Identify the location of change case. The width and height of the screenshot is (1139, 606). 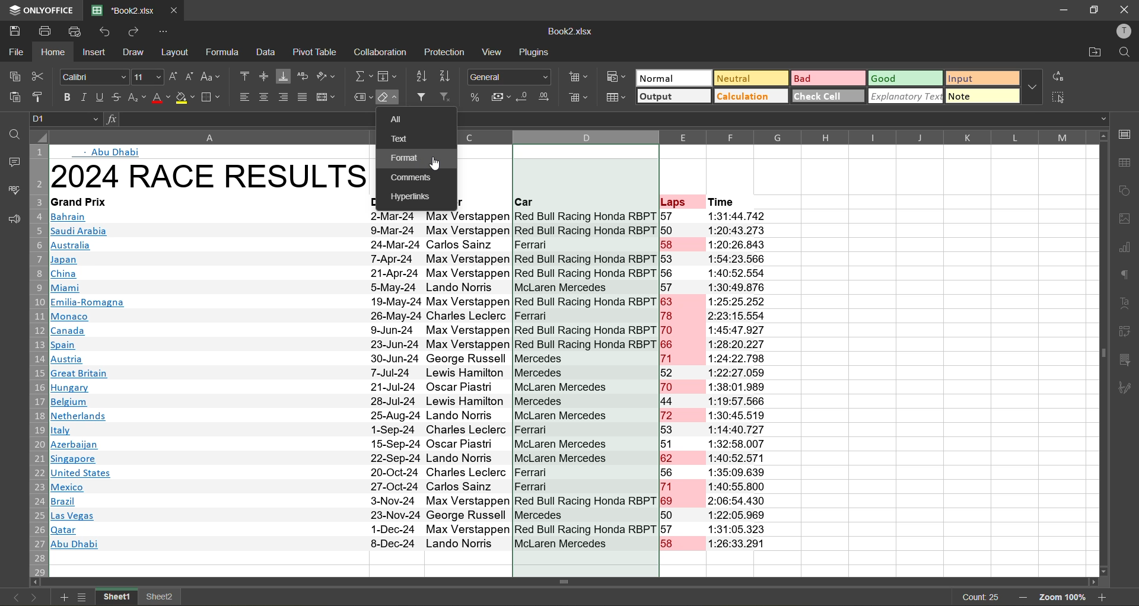
(212, 77).